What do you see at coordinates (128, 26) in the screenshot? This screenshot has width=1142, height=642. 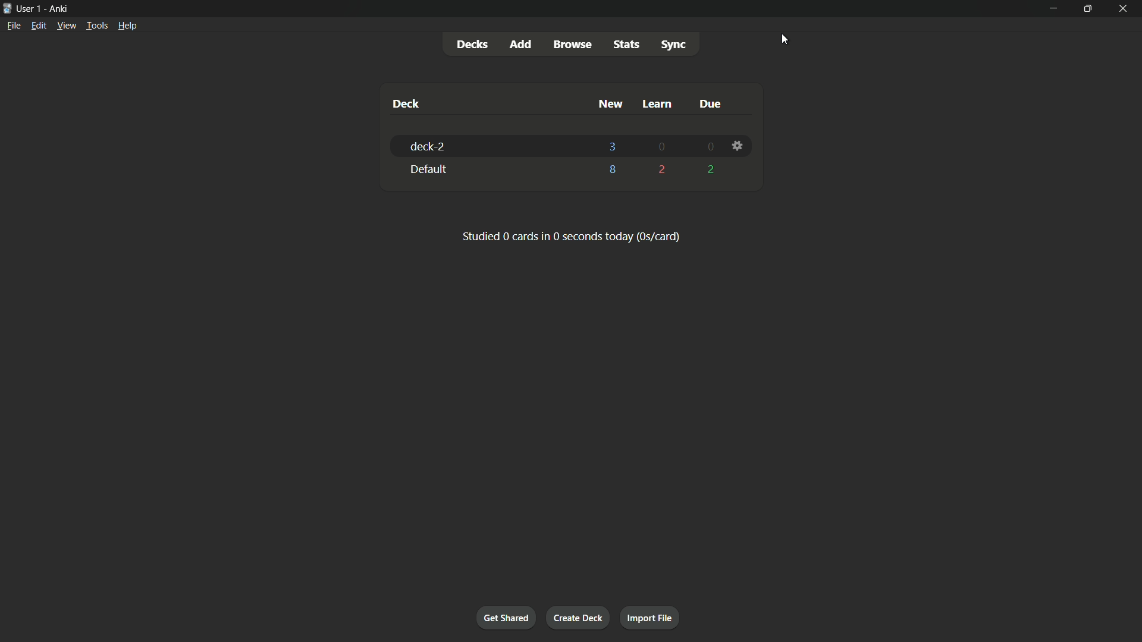 I see `help menu` at bounding box center [128, 26].